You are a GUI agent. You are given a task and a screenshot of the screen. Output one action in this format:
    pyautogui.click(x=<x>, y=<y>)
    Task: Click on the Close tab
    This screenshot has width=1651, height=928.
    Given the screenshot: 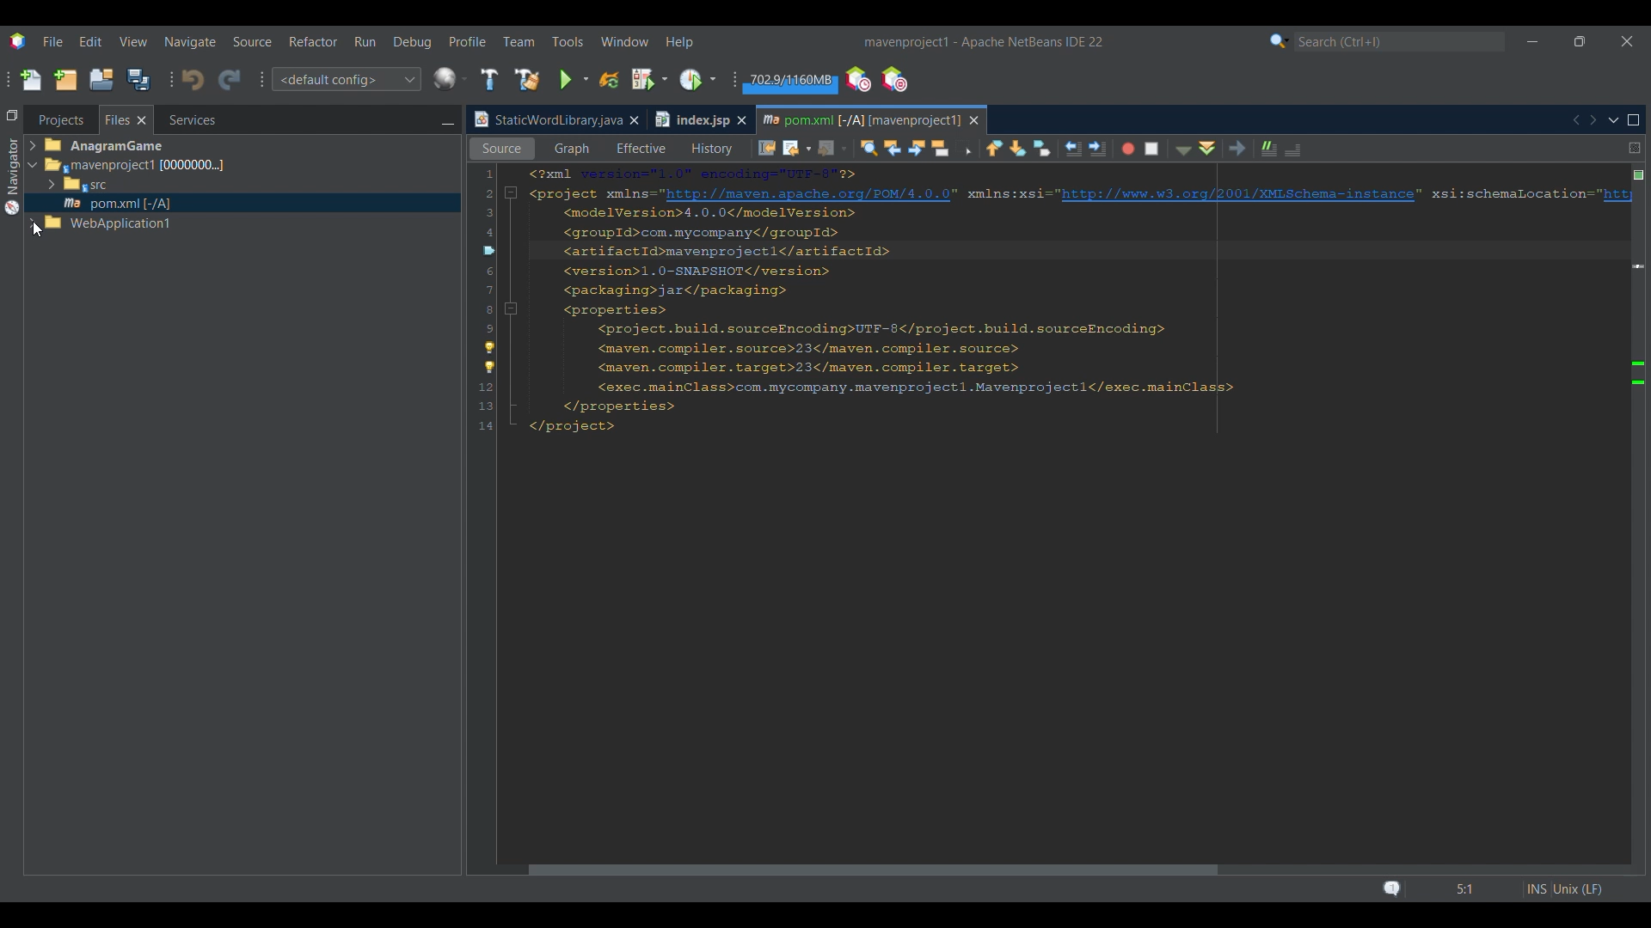 What is the action you would take?
    pyautogui.click(x=974, y=120)
    